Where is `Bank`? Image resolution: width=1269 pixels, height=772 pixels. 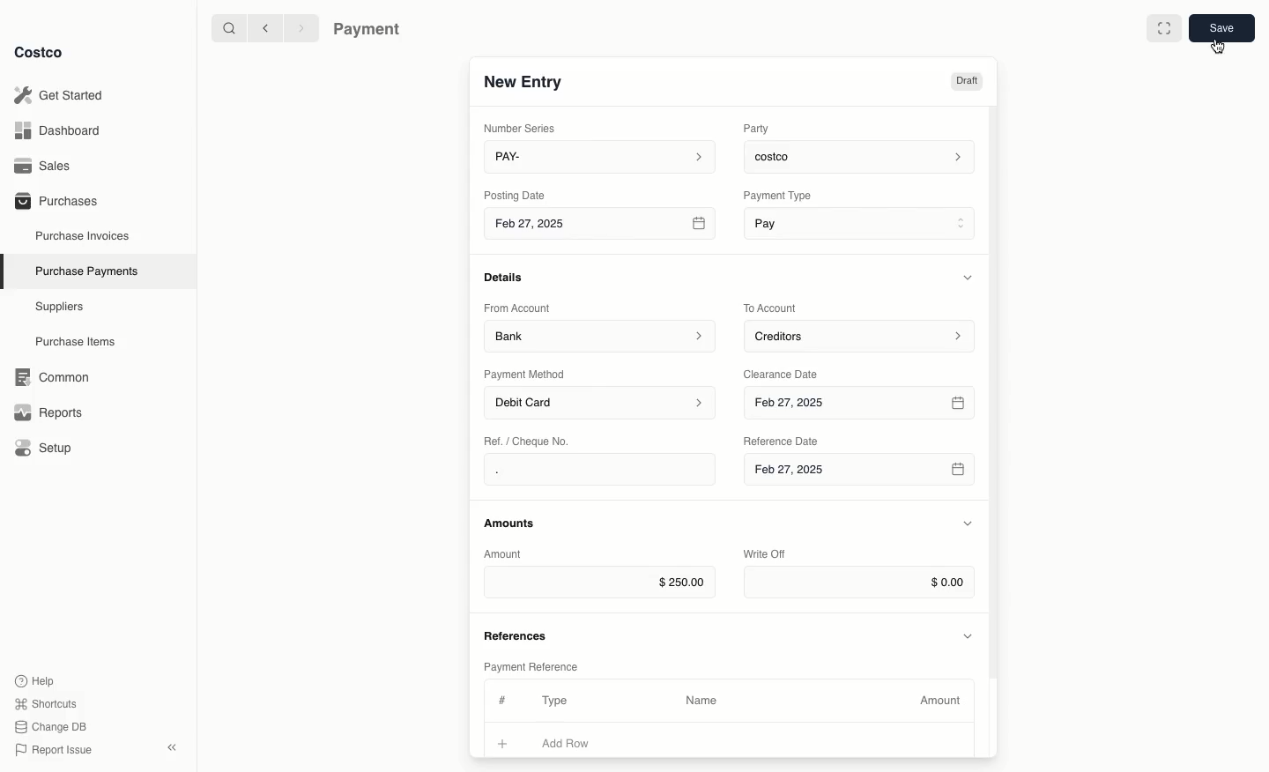
Bank is located at coordinates (600, 335).